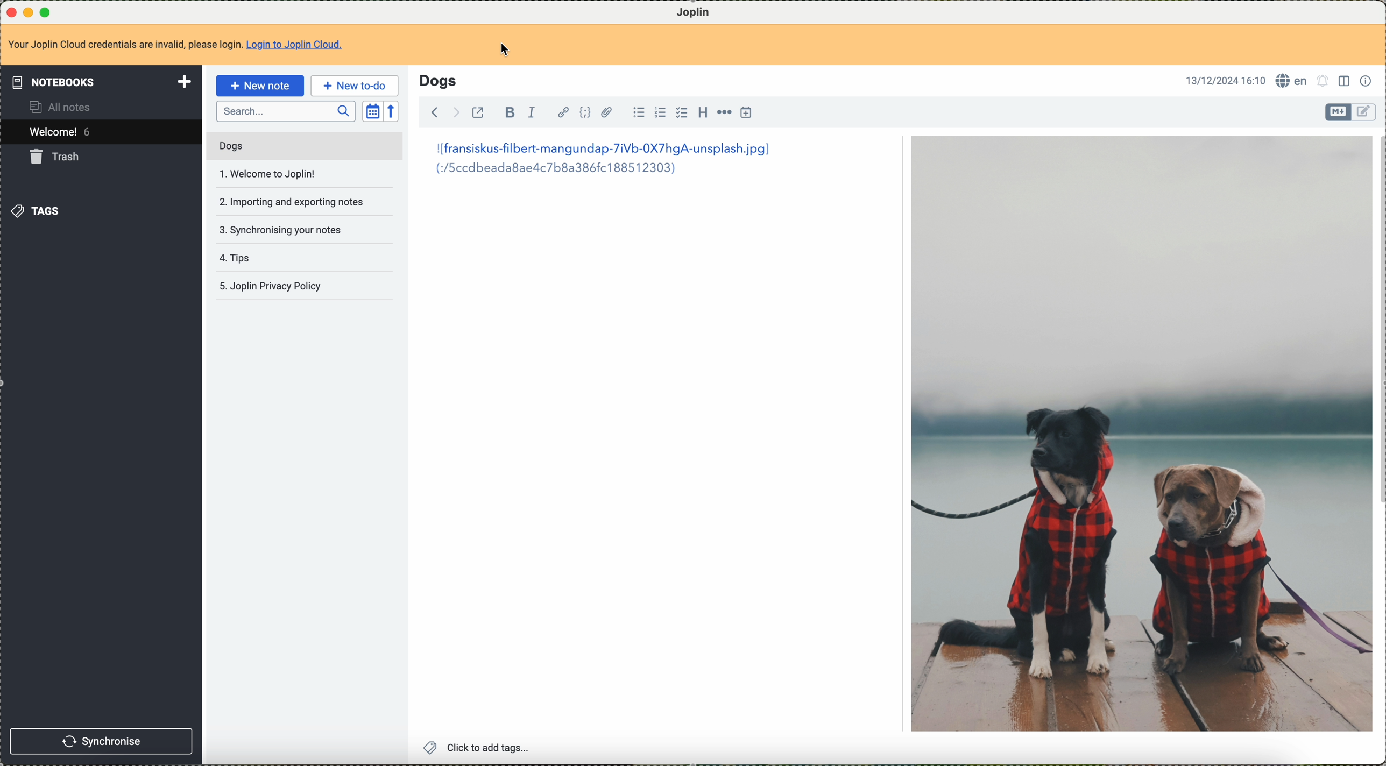 Image resolution: width=1386 pixels, height=766 pixels. I want to click on search bar, so click(285, 110).